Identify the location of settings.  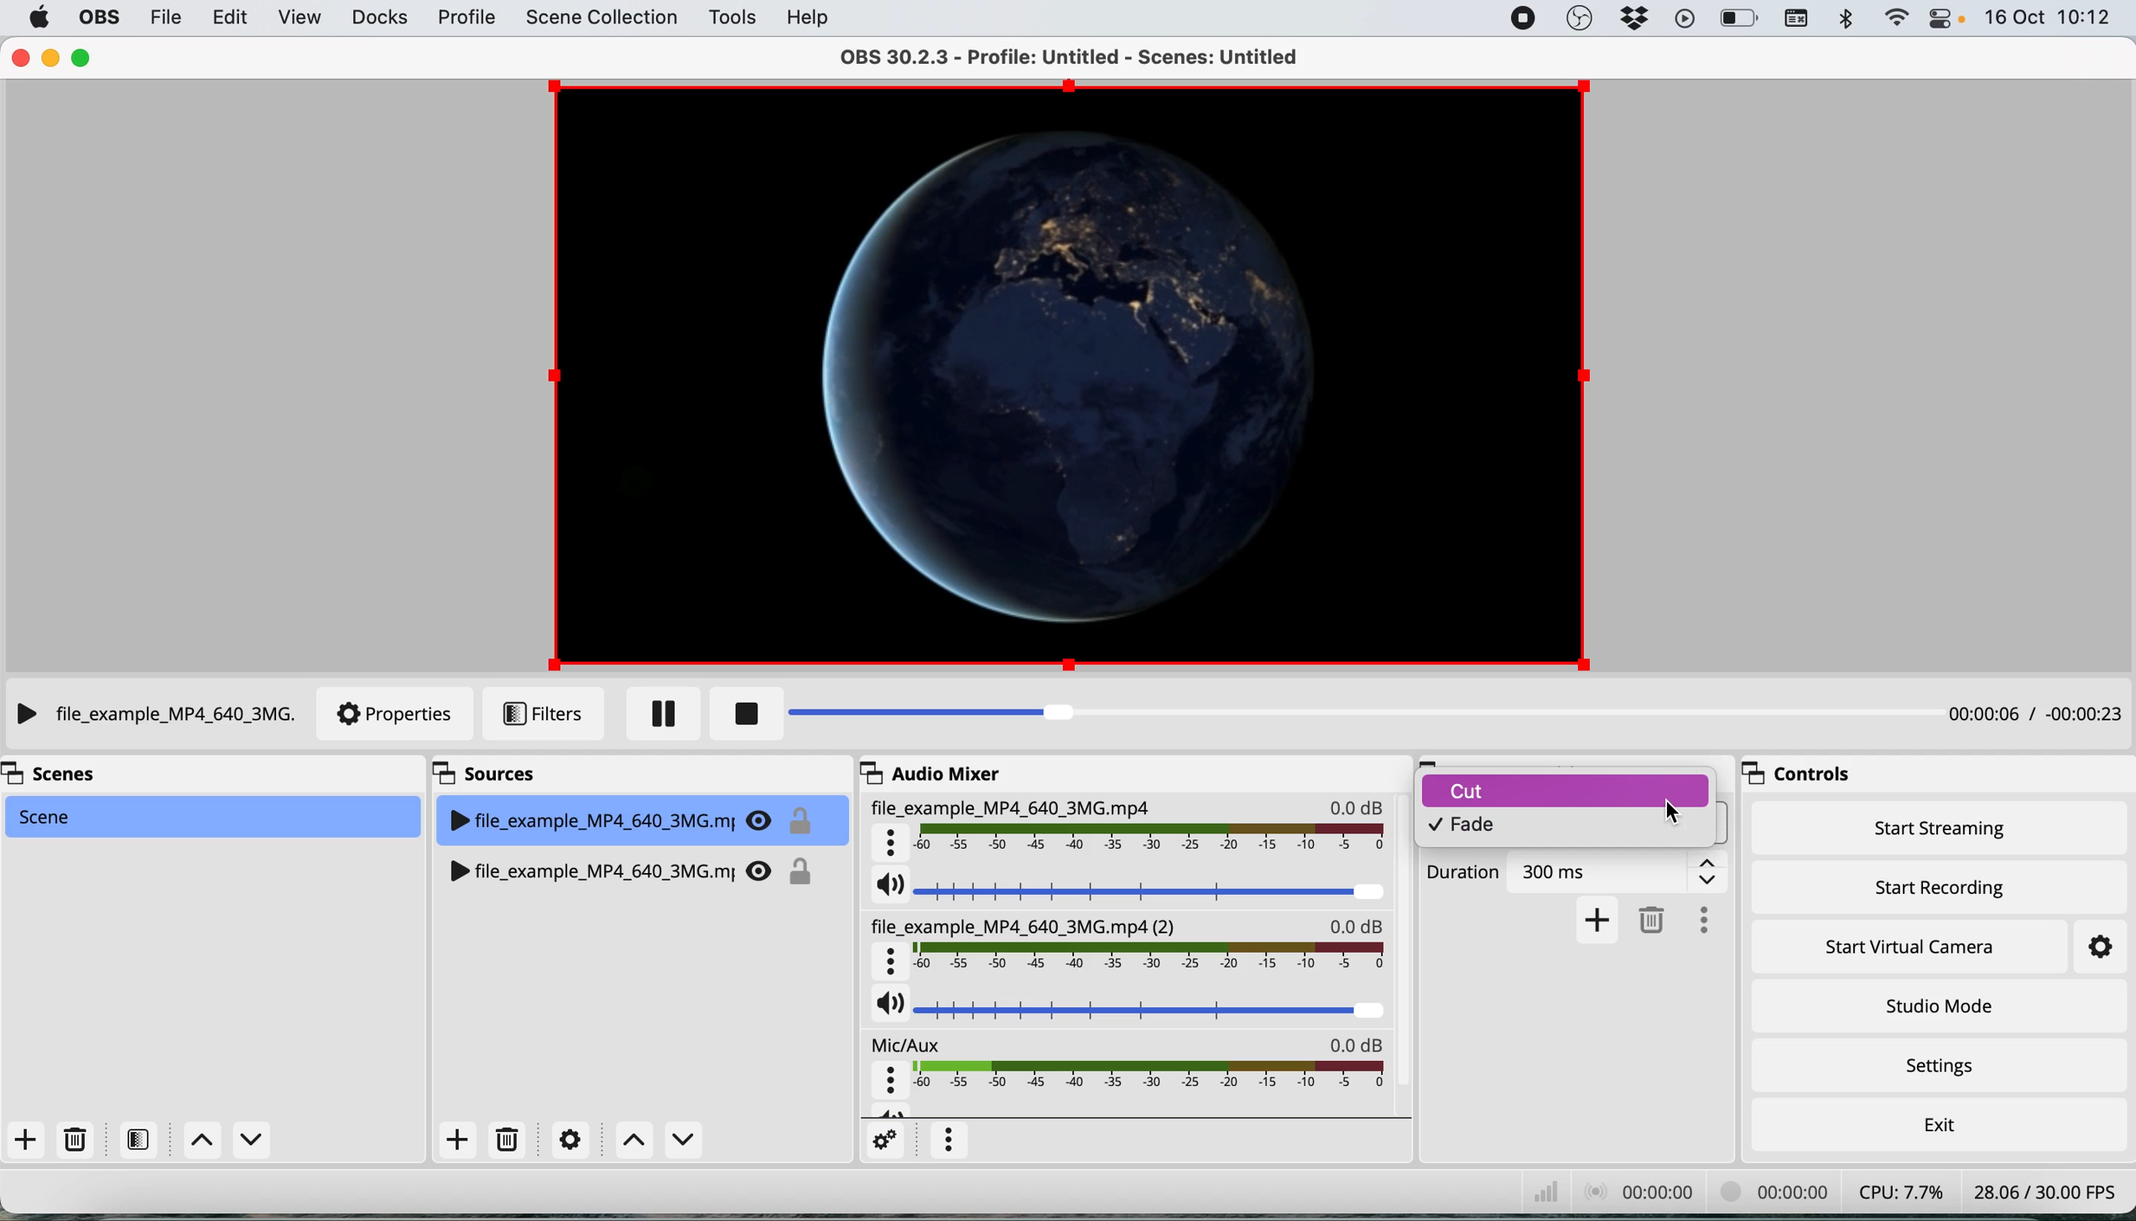
(565, 1140).